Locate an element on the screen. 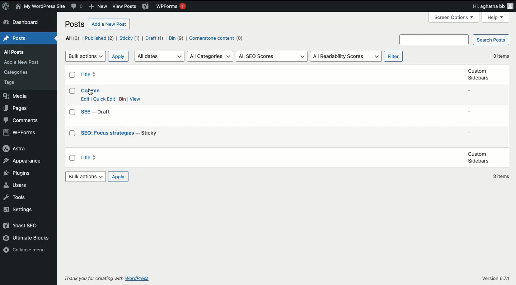 This screenshot has height=285, width=516. Posts is located at coordinates (14, 37).